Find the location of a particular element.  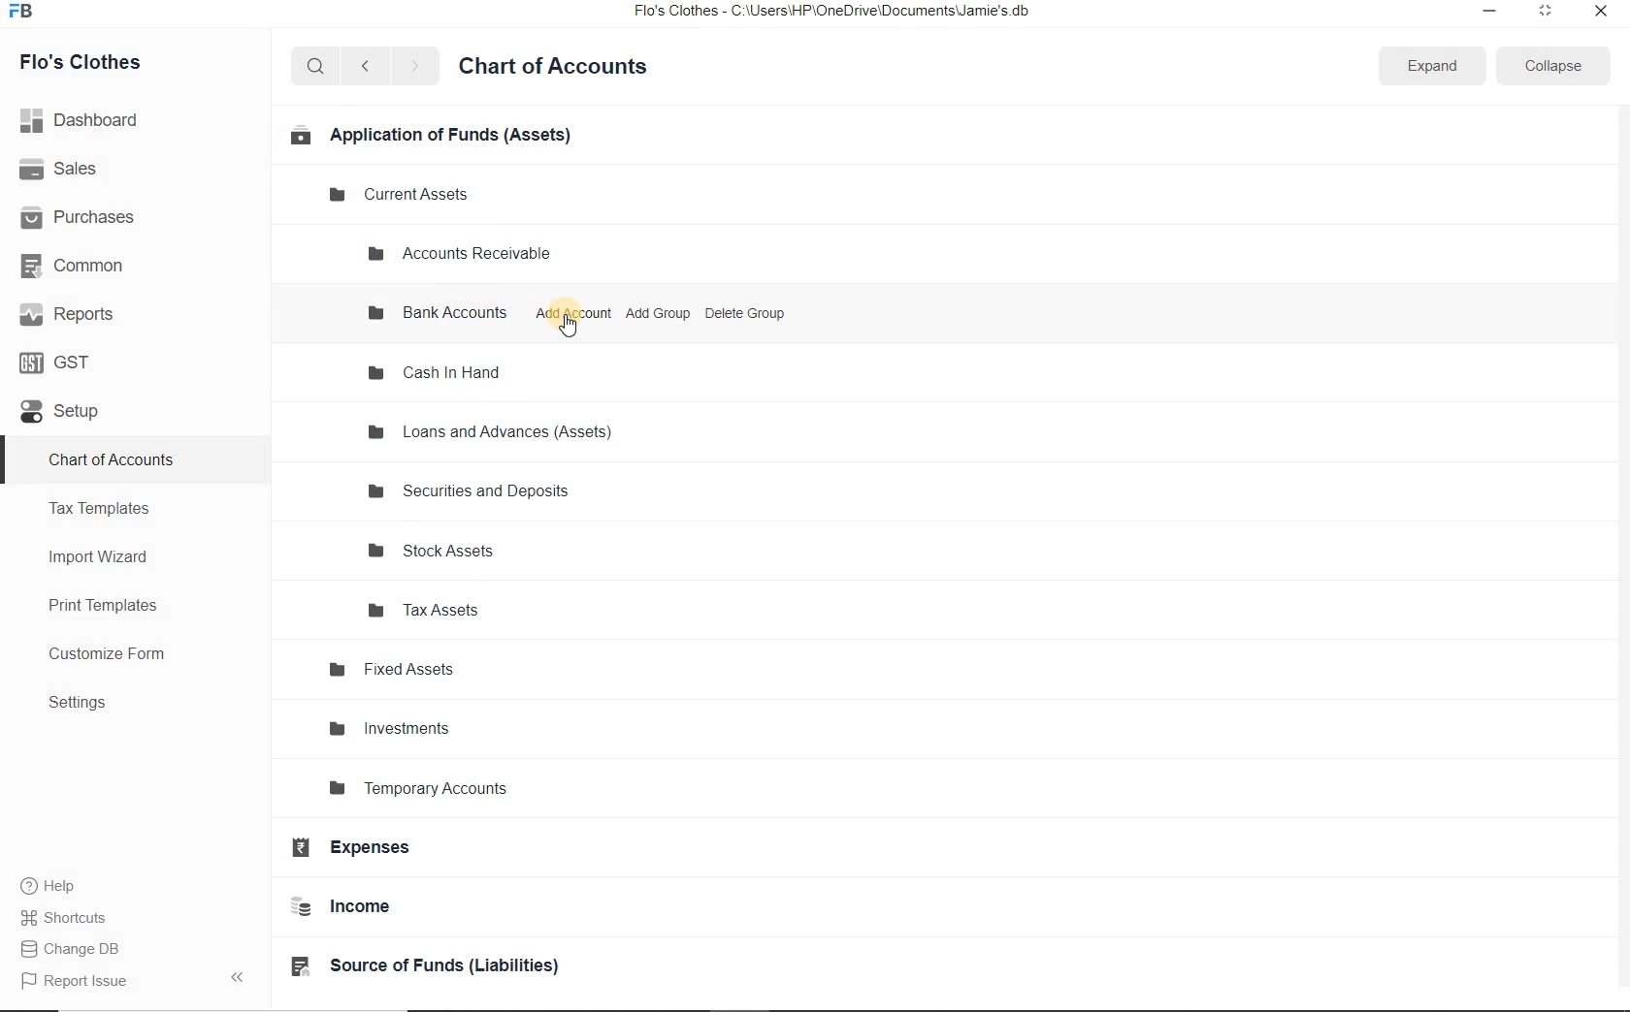

cursor is located at coordinates (570, 334).